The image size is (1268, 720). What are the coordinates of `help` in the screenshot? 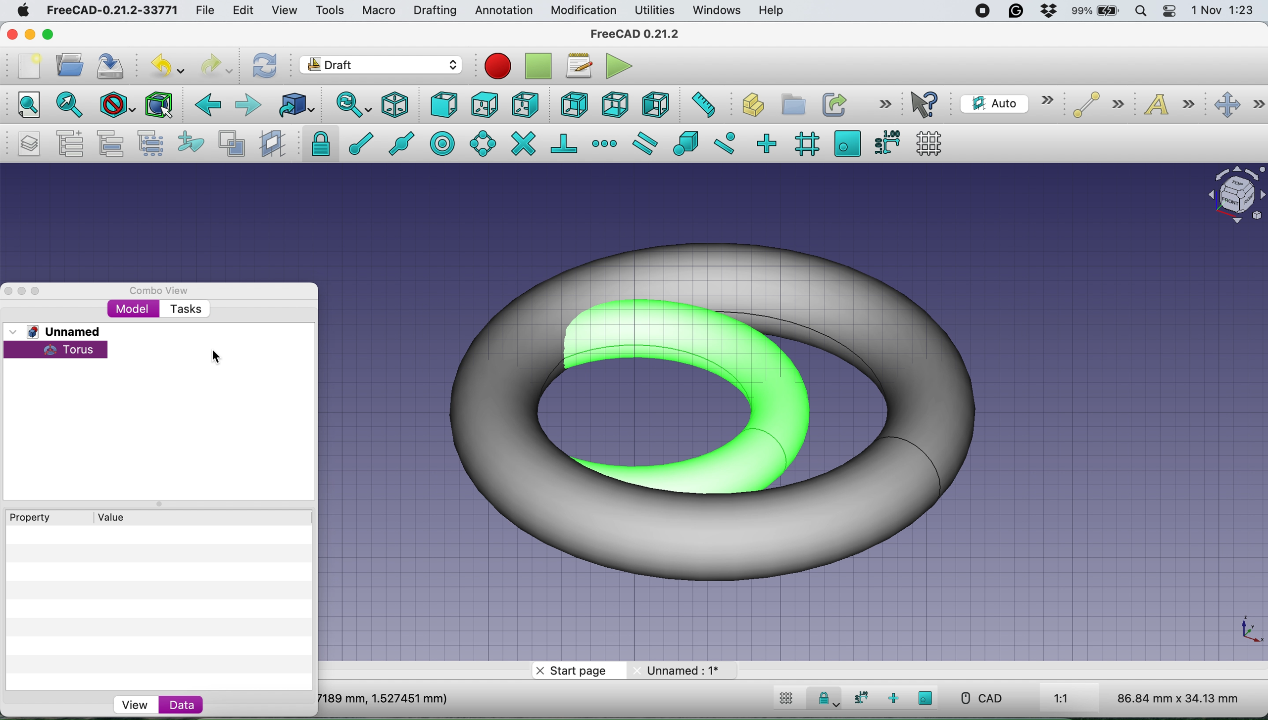 It's located at (769, 11).